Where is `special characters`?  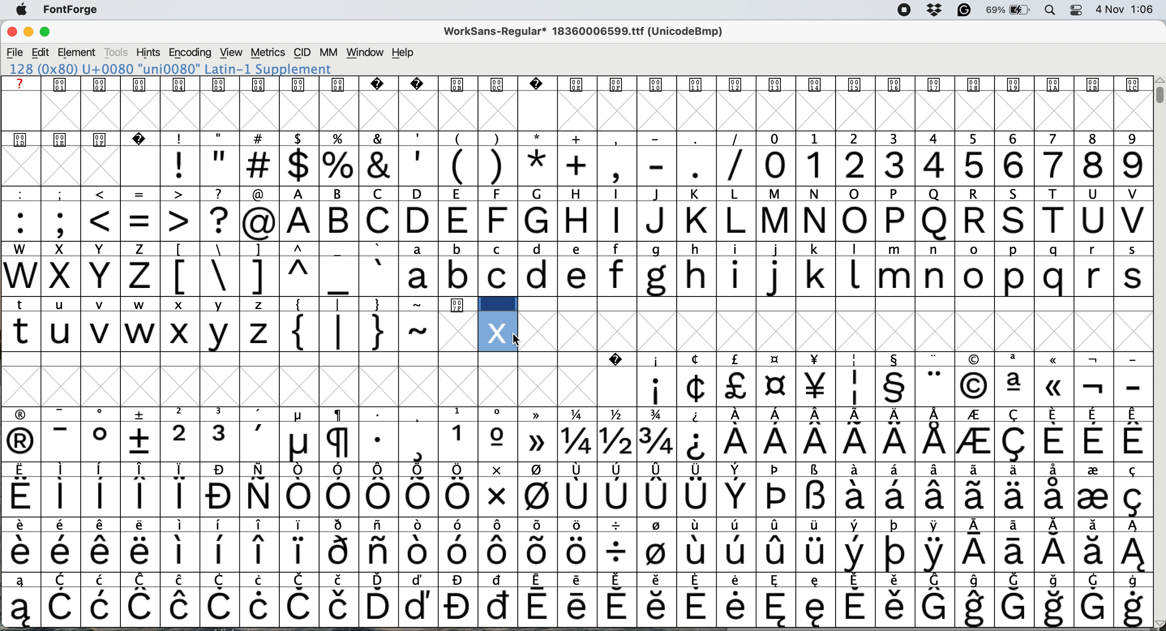
special characters is located at coordinates (572, 552).